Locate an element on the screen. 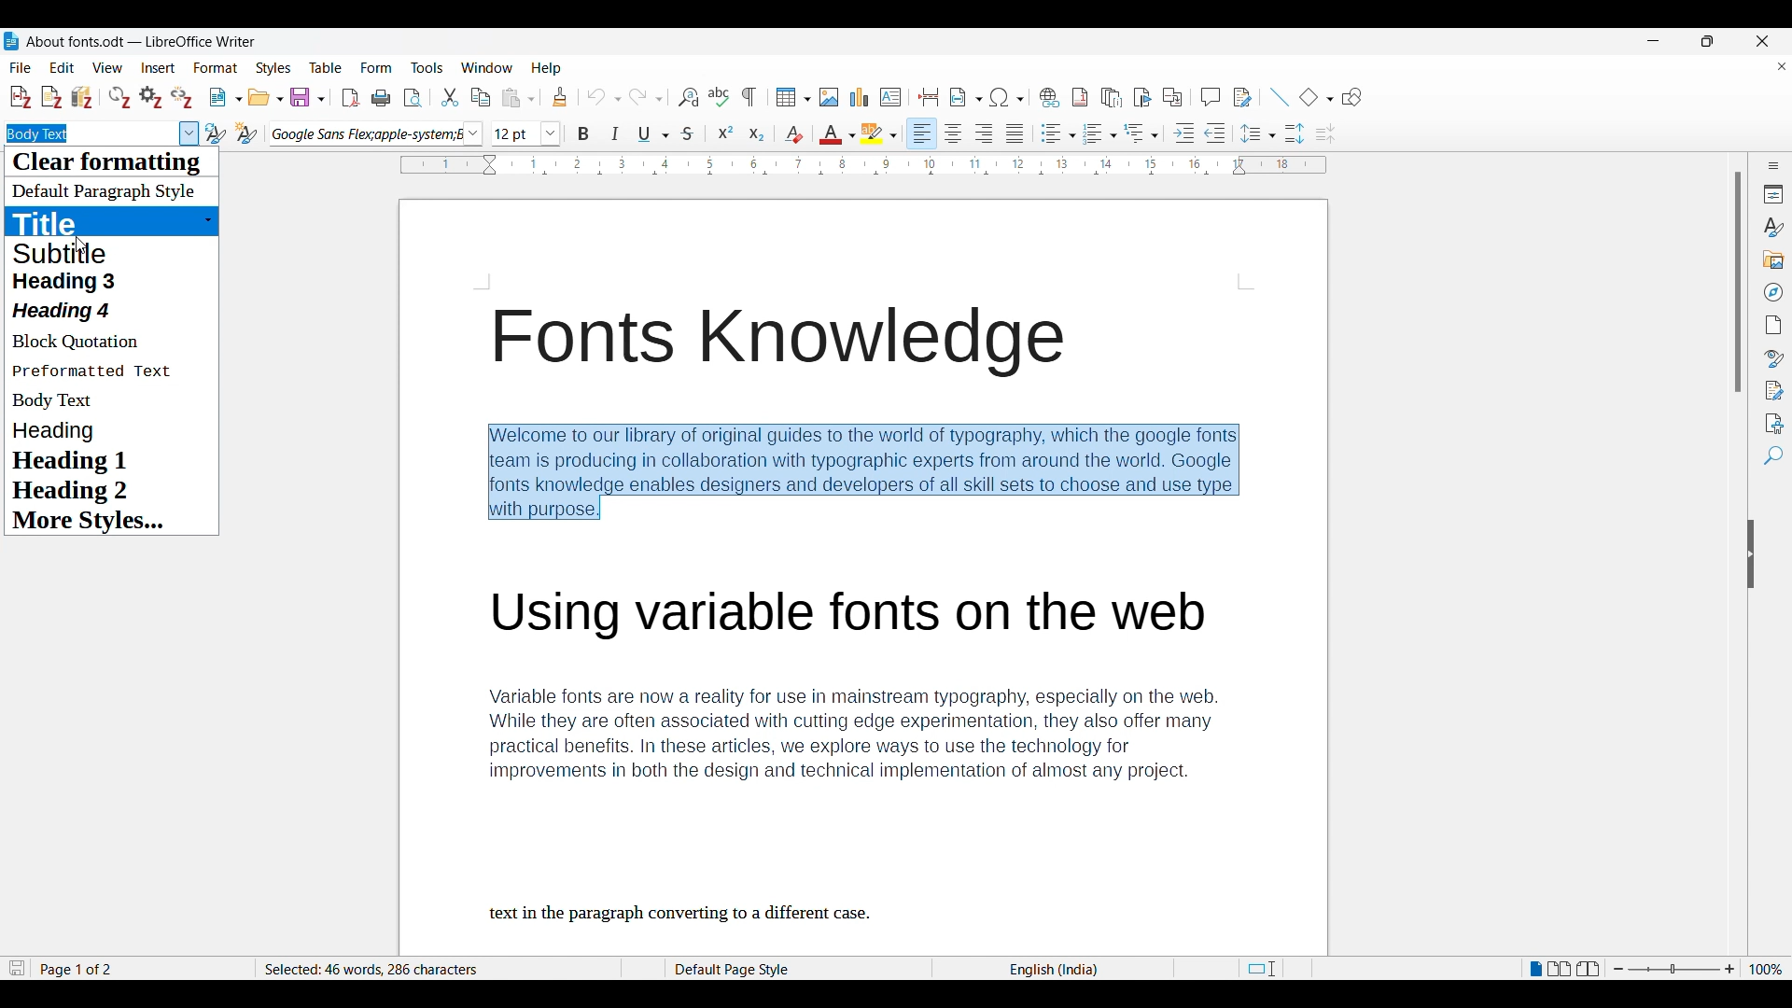  Subscript is located at coordinates (757, 133).